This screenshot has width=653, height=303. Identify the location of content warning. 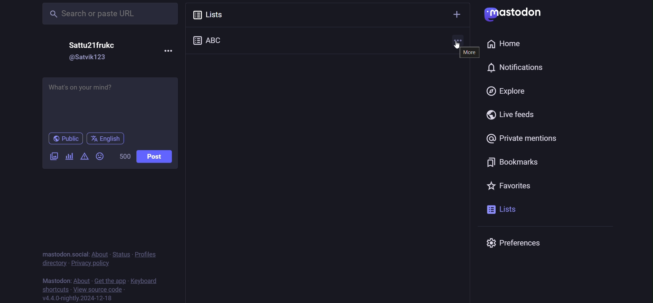
(84, 156).